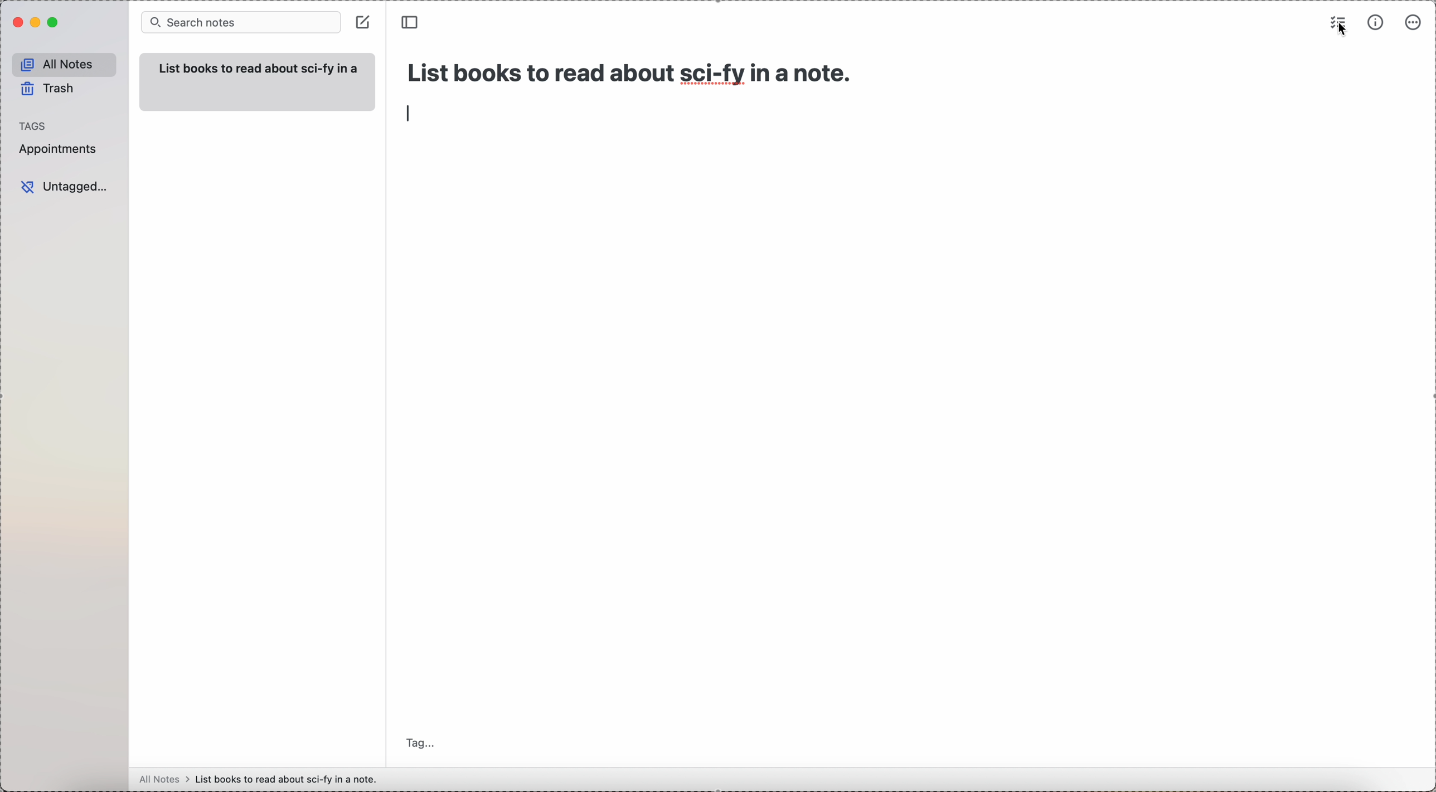 The height and width of the screenshot is (792, 1436). What do you see at coordinates (240, 23) in the screenshot?
I see `search bar` at bounding box center [240, 23].